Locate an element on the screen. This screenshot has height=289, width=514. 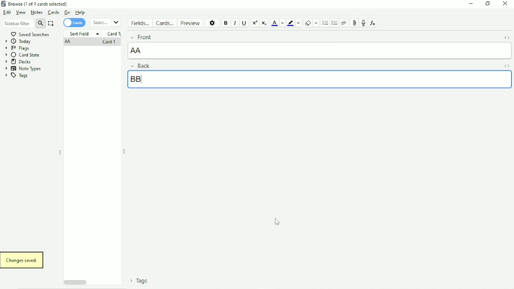
Options is located at coordinates (213, 23).